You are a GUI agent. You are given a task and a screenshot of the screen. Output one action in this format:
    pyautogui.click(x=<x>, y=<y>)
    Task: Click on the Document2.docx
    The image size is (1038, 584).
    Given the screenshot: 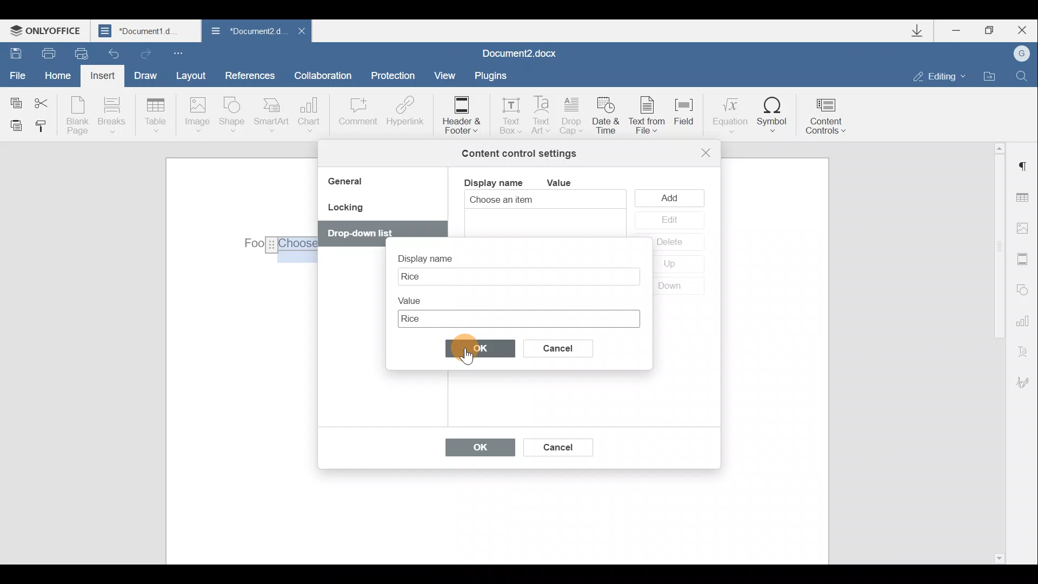 What is the action you would take?
    pyautogui.click(x=520, y=52)
    